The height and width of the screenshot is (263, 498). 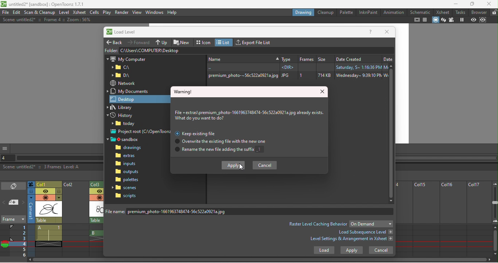 I want to click on My computer, so click(x=126, y=58).